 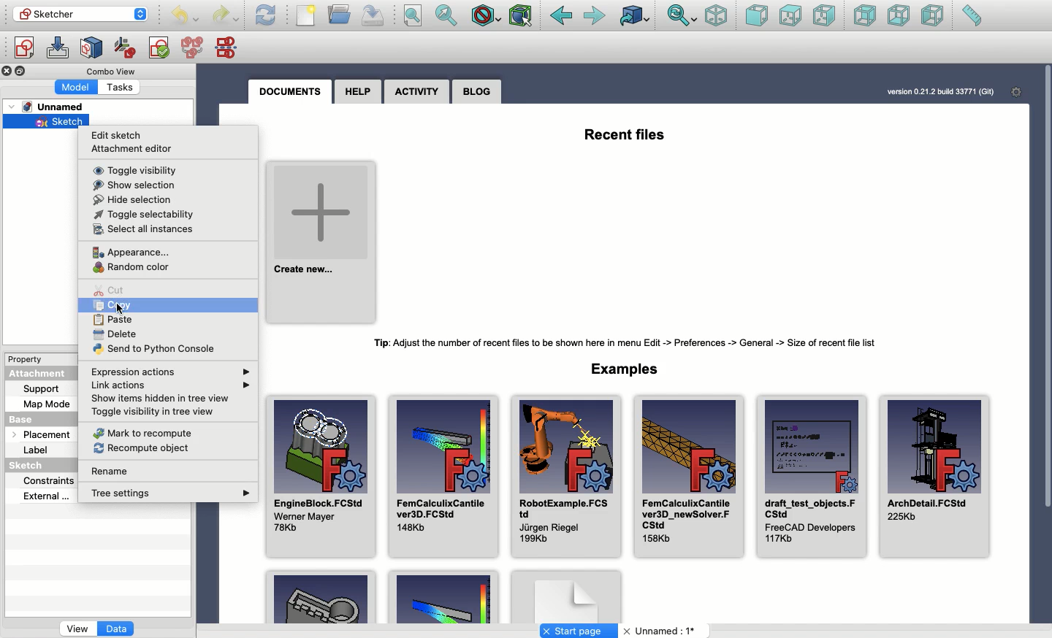 I want to click on Model+, so click(x=77, y=86).